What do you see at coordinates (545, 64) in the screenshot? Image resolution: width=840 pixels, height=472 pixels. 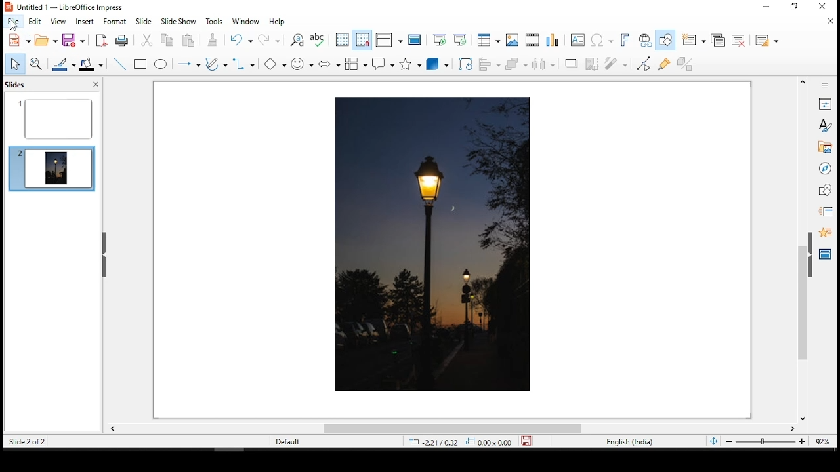 I see `distribute` at bounding box center [545, 64].